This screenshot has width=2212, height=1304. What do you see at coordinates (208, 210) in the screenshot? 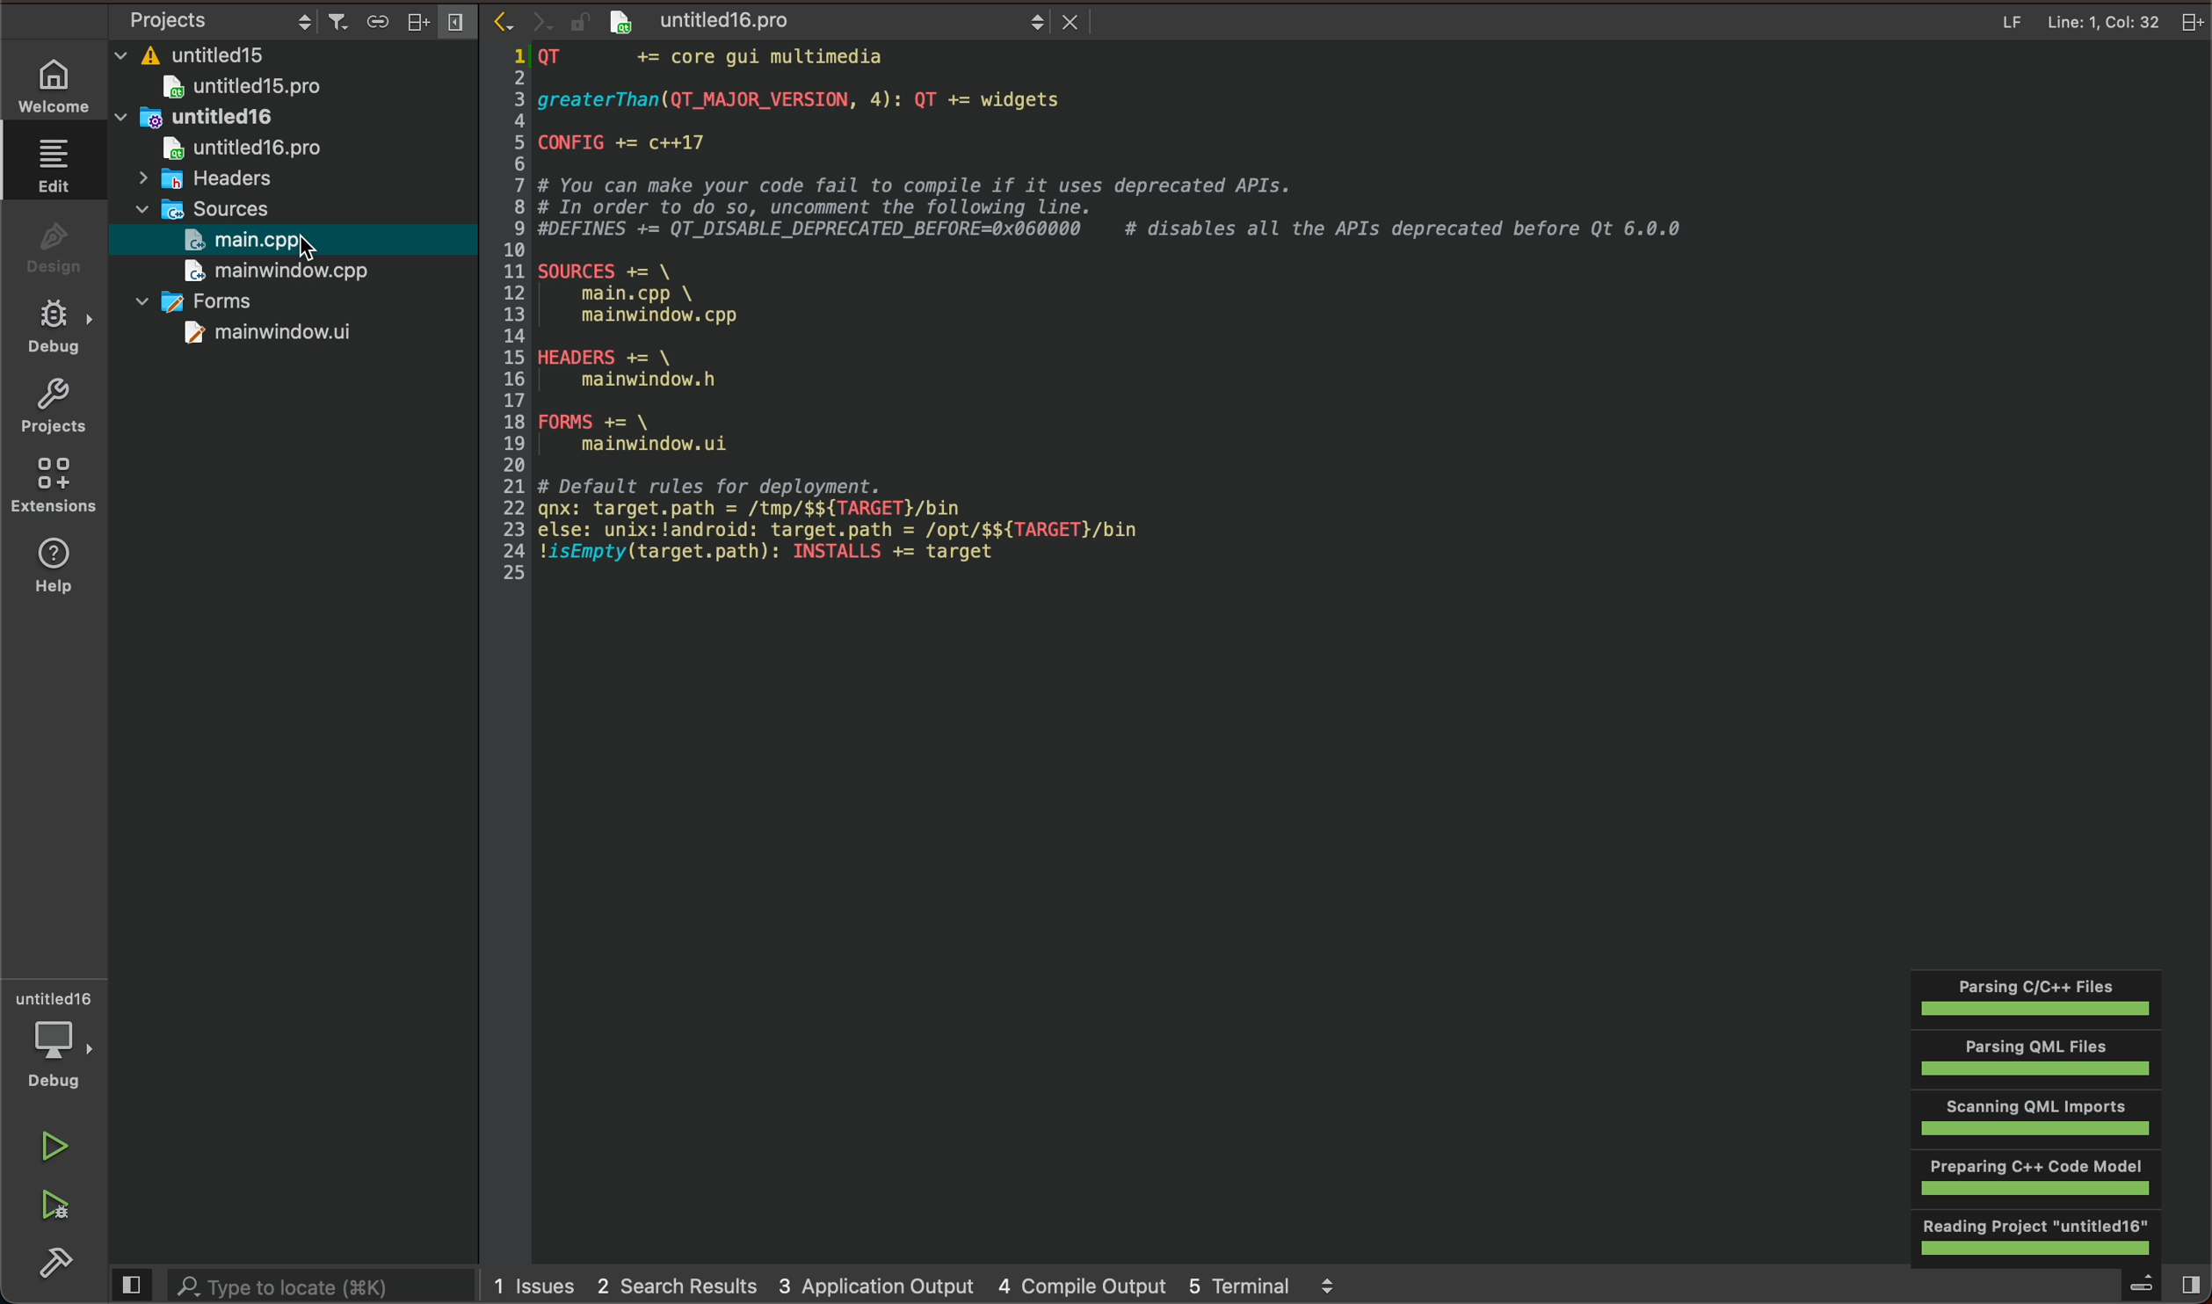
I see `sources` at bounding box center [208, 210].